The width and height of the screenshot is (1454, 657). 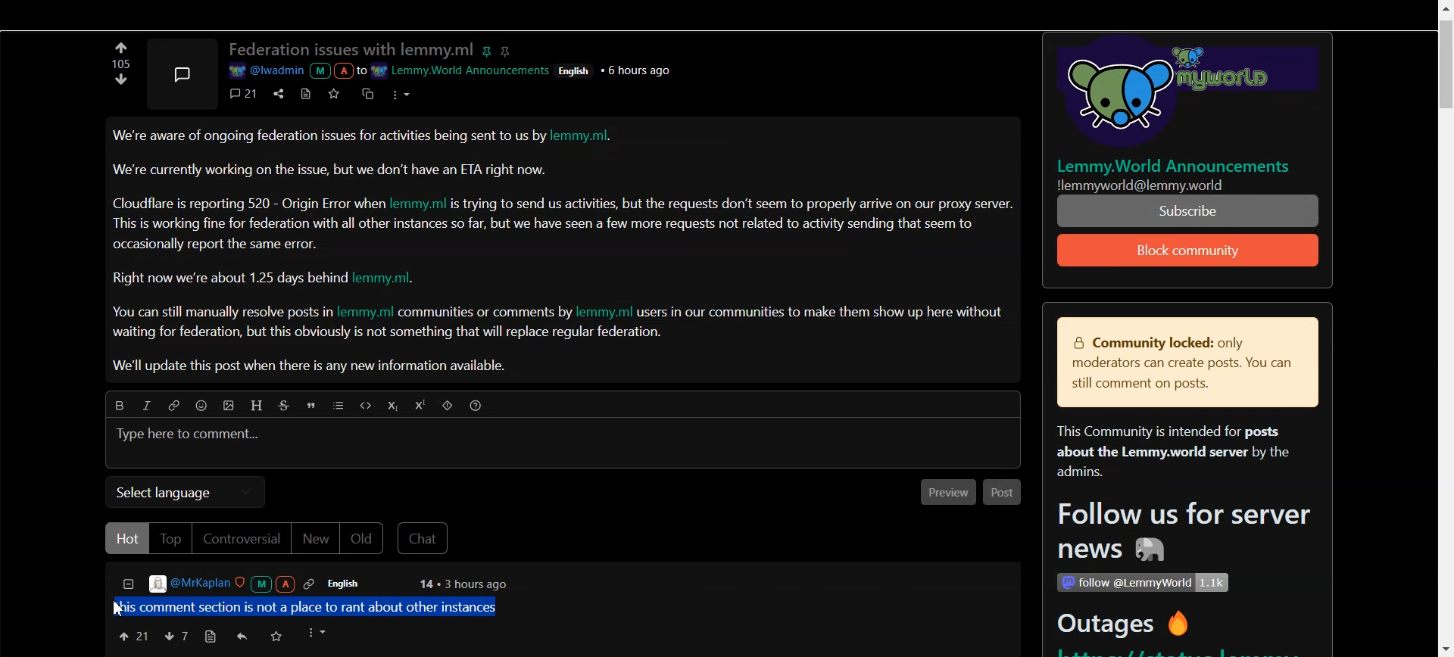 I want to click on Hyperlink, so click(x=173, y=406).